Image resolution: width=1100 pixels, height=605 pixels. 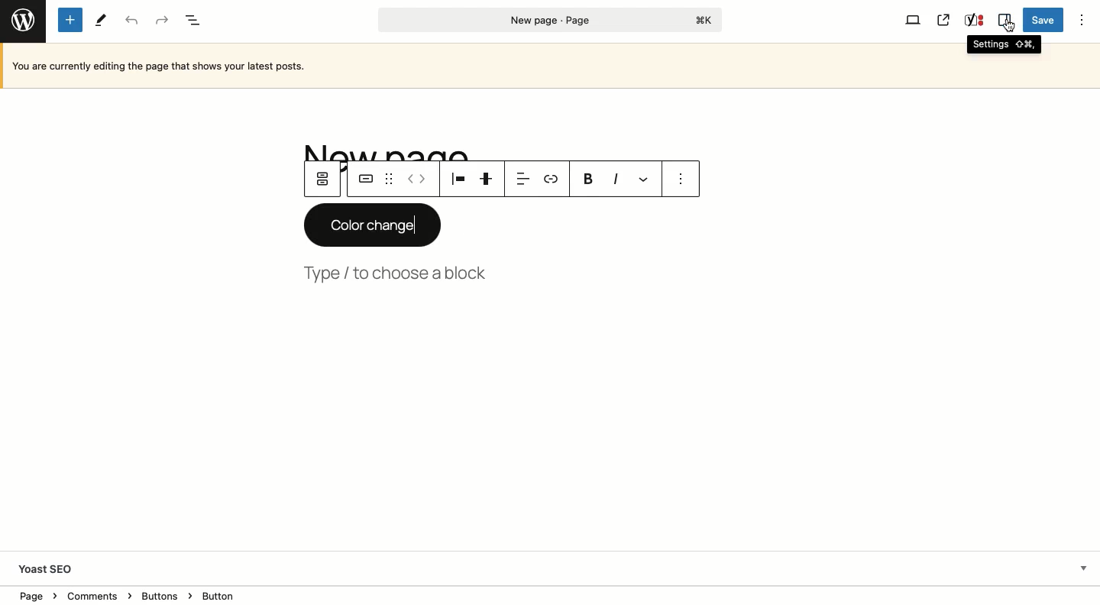 I want to click on Align, so click(x=522, y=178).